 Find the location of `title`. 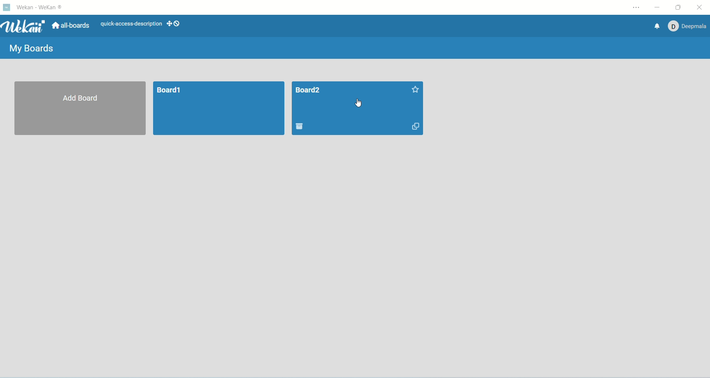

title is located at coordinates (41, 8).